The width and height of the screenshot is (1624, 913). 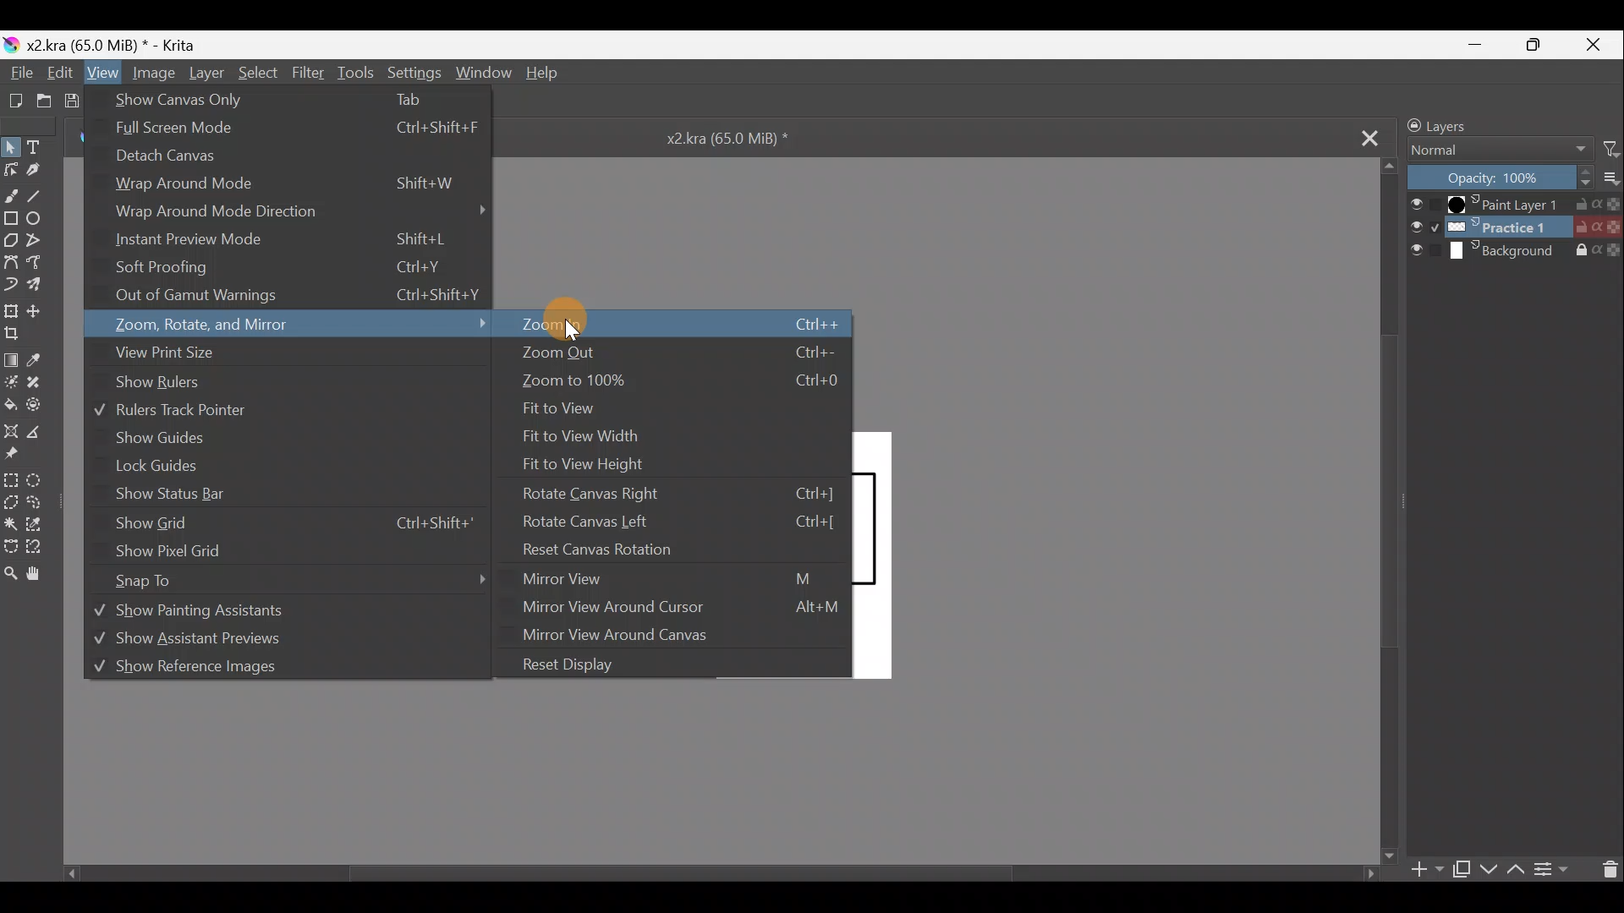 What do you see at coordinates (1516, 250) in the screenshot?
I see `Background` at bounding box center [1516, 250].